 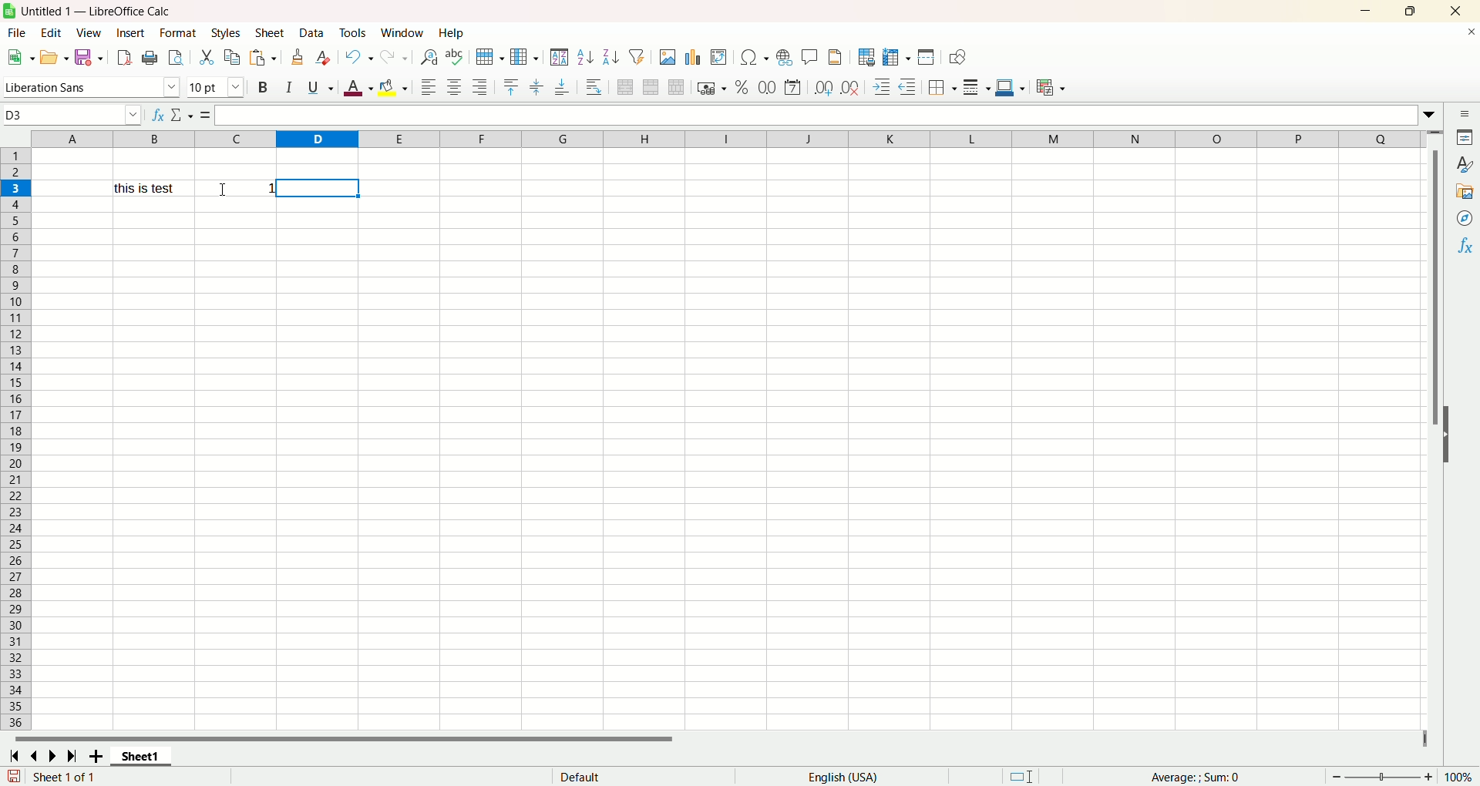 I want to click on column, so click(x=524, y=56).